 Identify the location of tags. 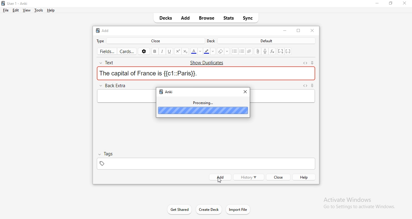
(108, 154).